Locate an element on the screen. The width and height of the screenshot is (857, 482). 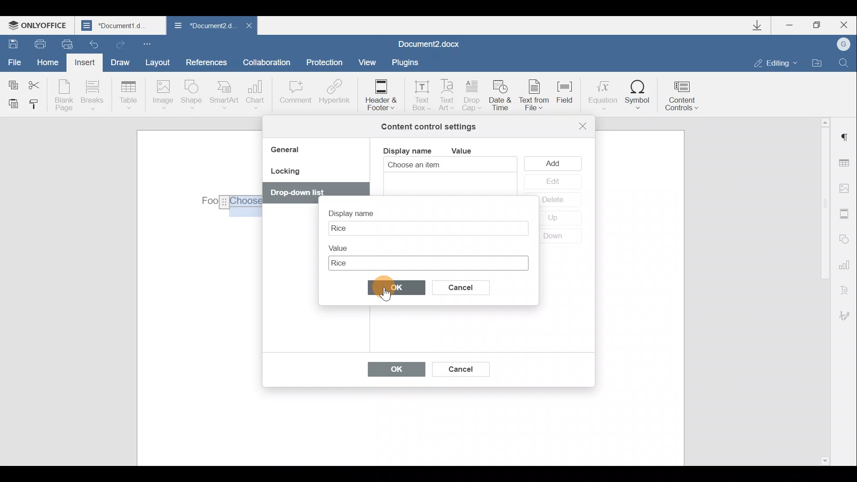
ONLYOFFICE is located at coordinates (39, 25).